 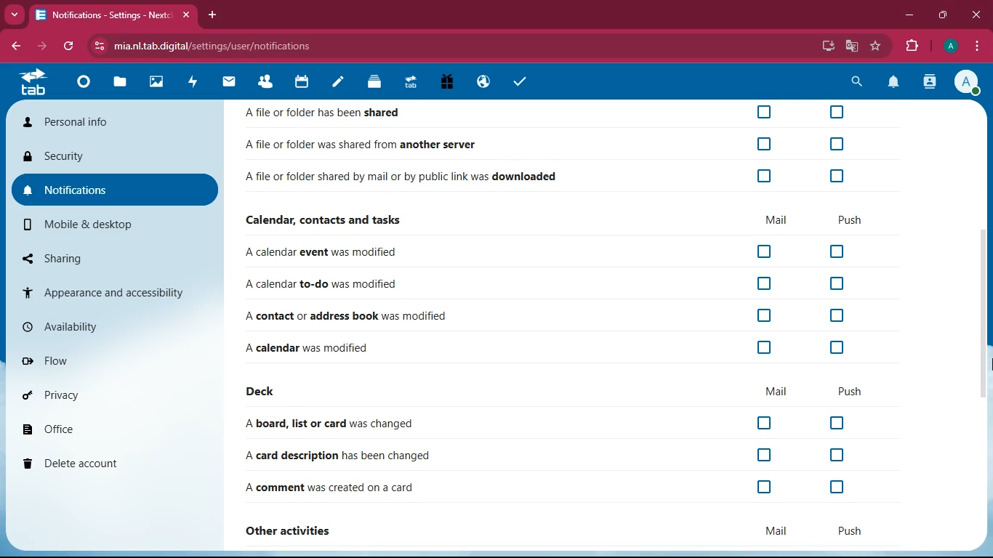 I want to click on Account, so click(x=949, y=46).